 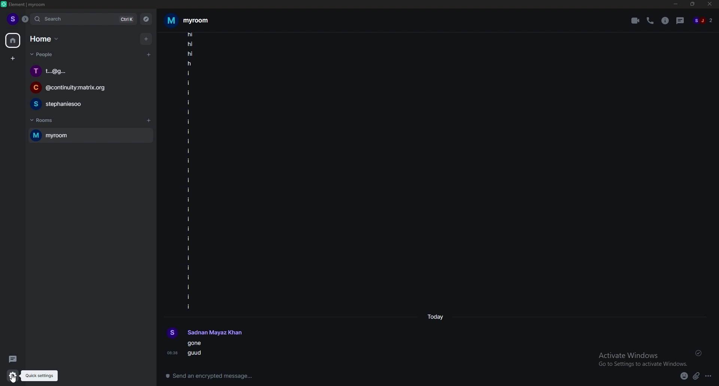 I want to click on room info, so click(x=665, y=21).